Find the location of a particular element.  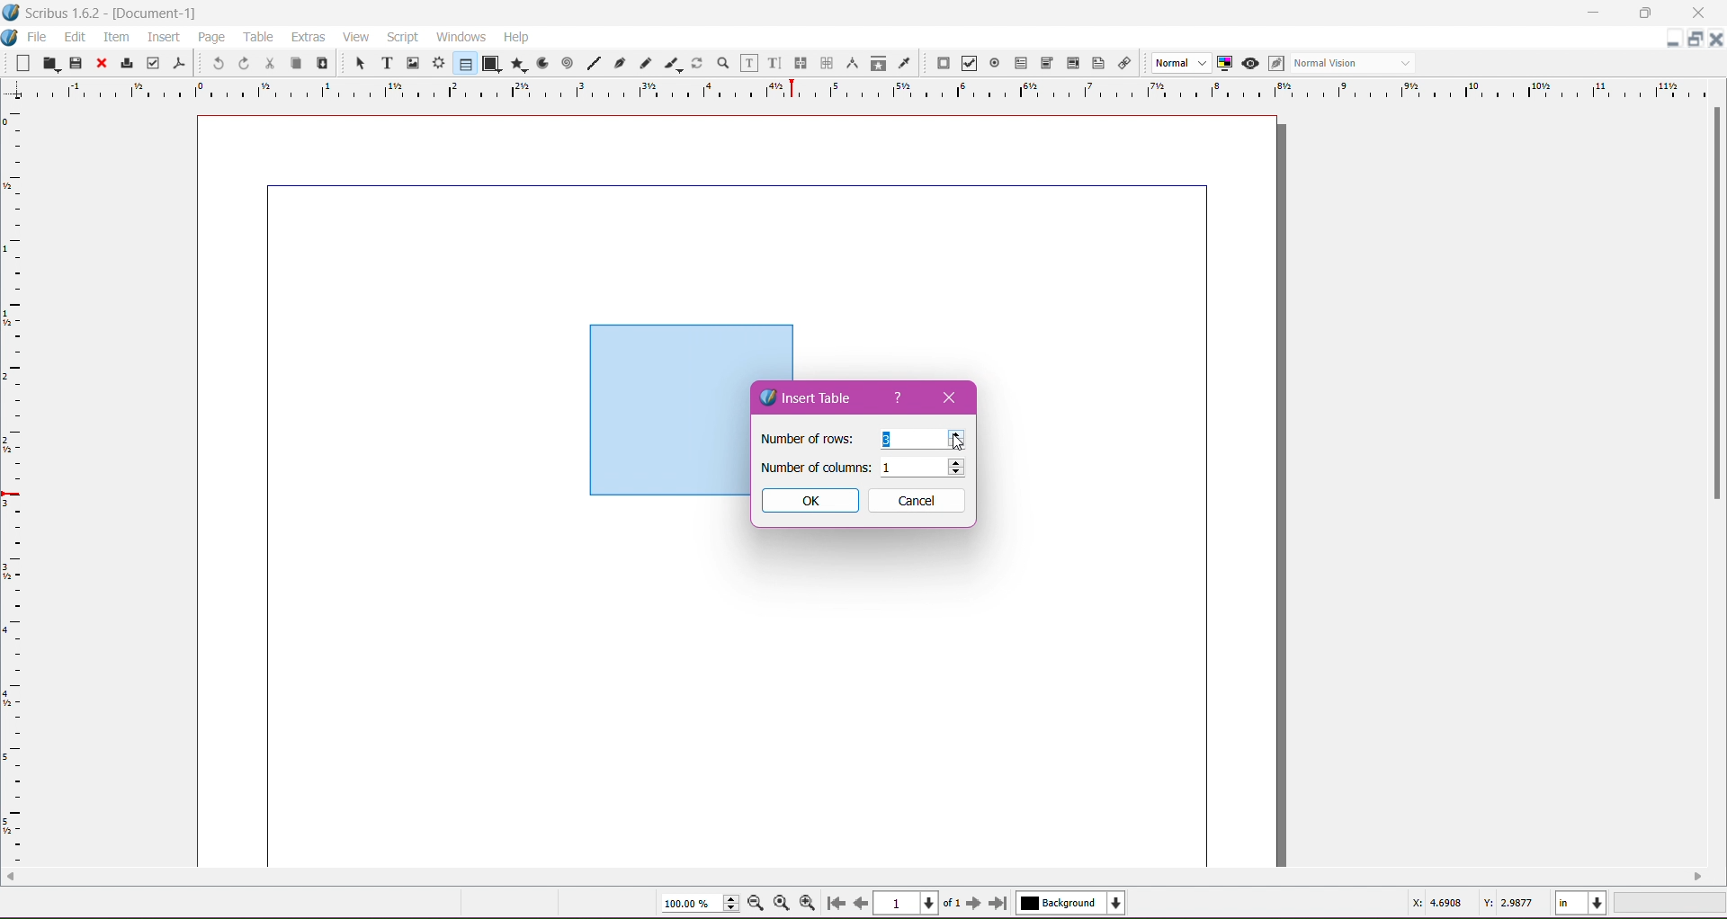

 is located at coordinates (402, 36).